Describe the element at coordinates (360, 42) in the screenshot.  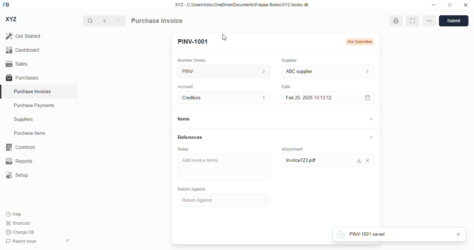
I see `Not submitted` at that location.